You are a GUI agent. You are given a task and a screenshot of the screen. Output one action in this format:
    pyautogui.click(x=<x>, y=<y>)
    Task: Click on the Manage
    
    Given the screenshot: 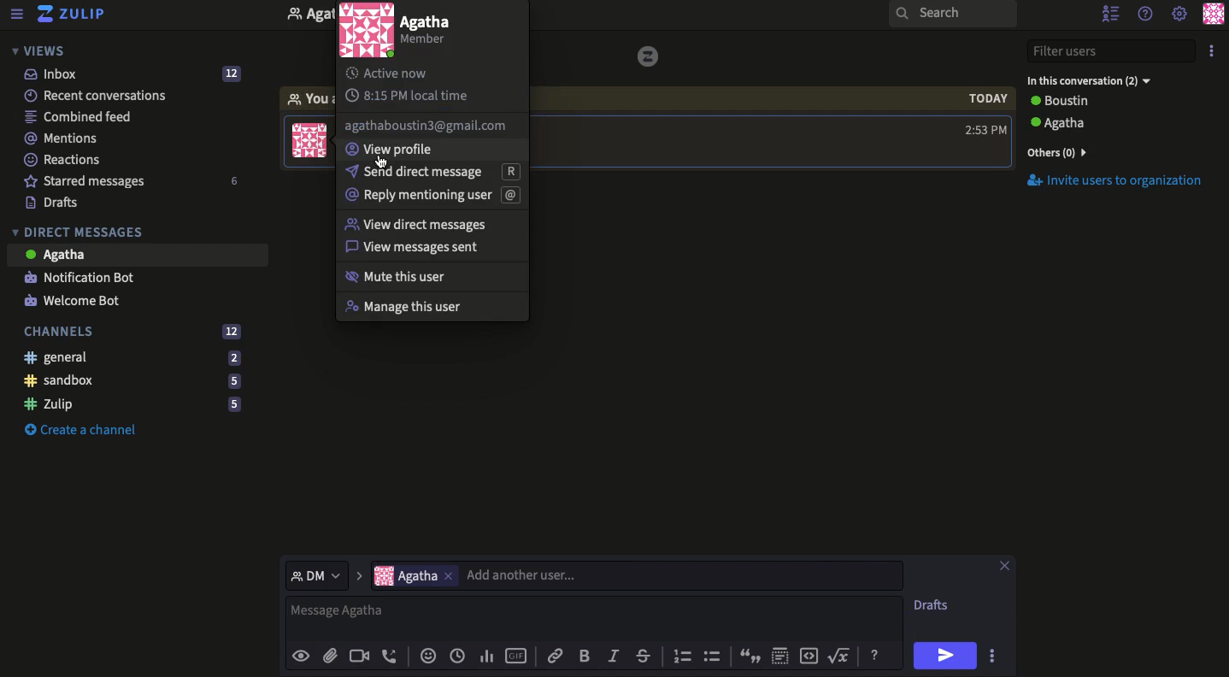 What is the action you would take?
    pyautogui.click(x=405, y=307)
    